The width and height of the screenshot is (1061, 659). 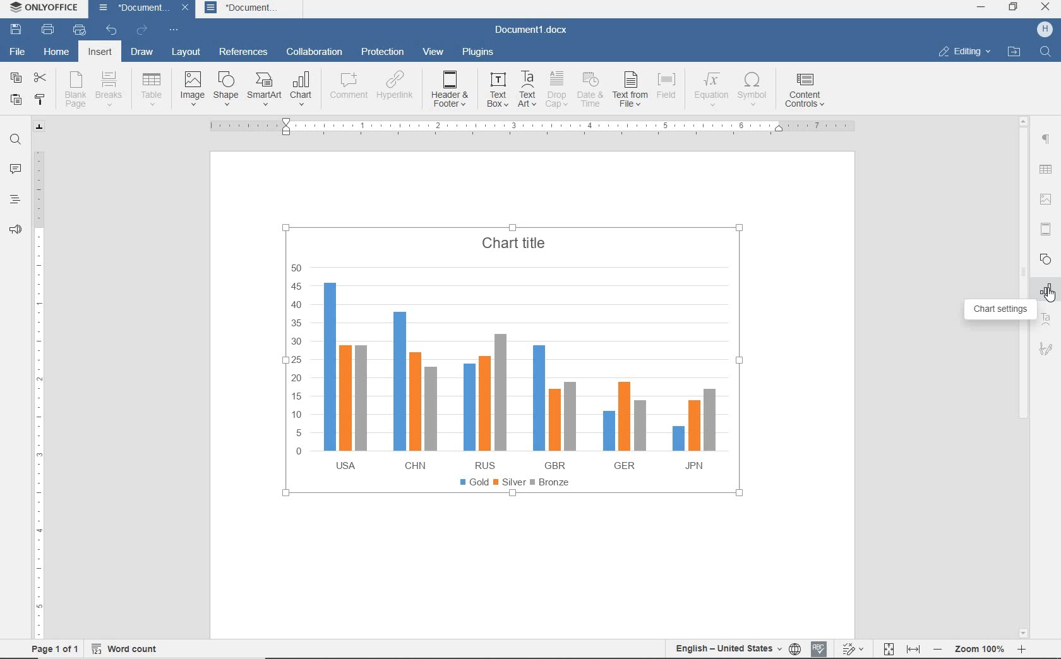 I want to click on image, so click(x=1046, y=199).